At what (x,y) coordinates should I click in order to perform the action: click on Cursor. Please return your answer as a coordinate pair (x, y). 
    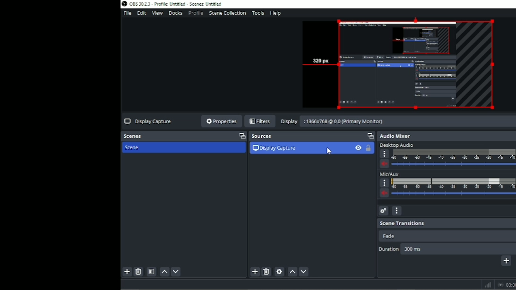
    Looking at the image, I should click on (329, 151).